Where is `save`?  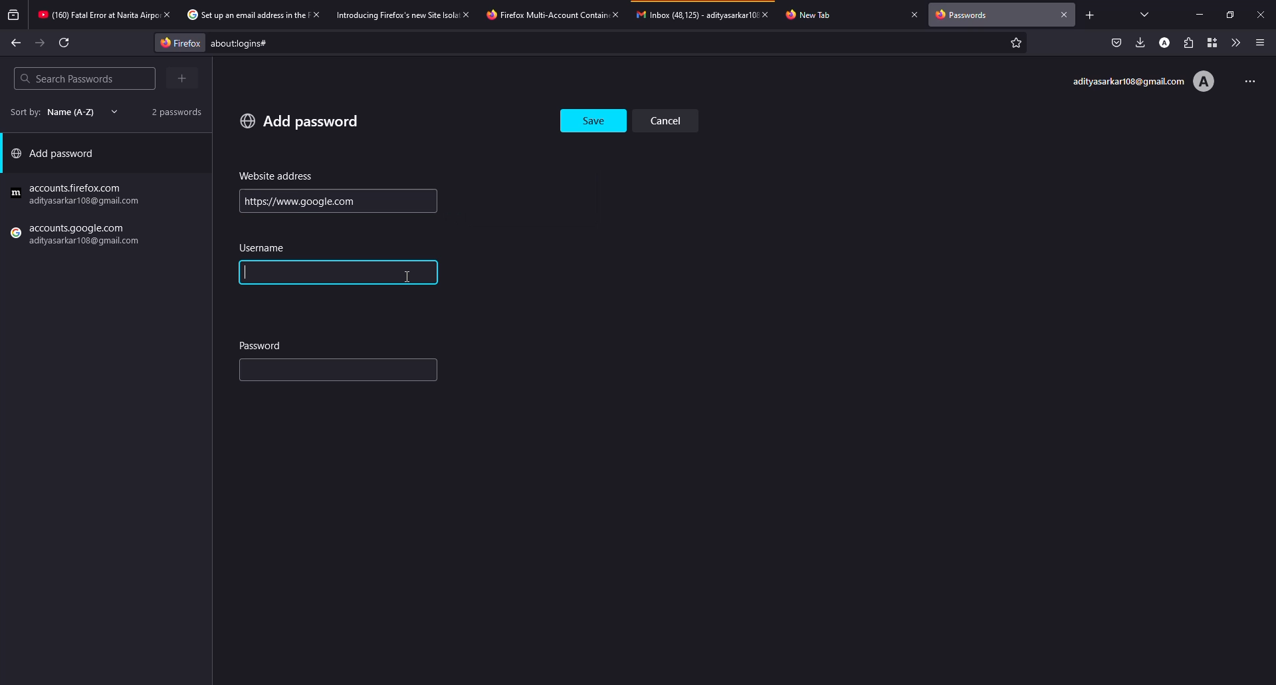
save is located at coordinates (595, 117).